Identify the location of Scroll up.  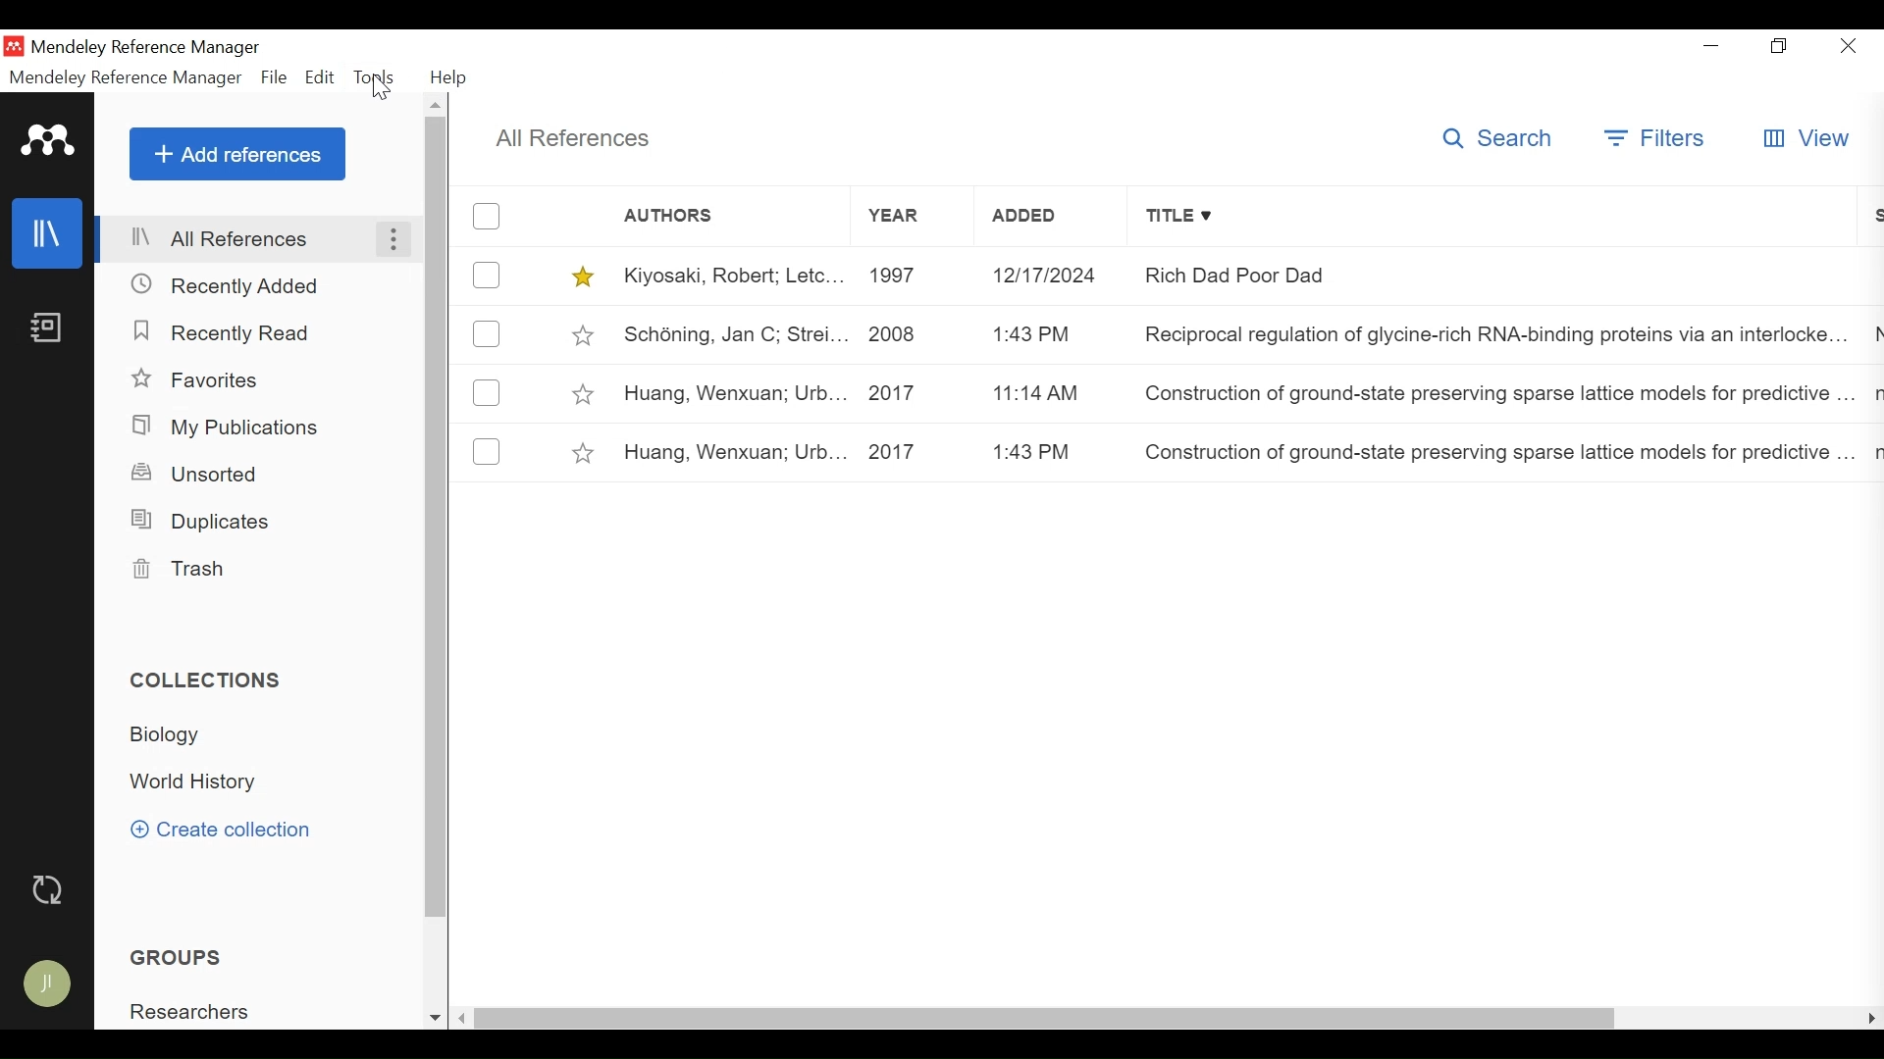
(437, 108).